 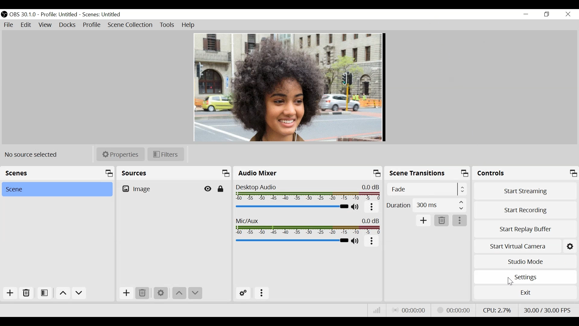 I want to click on Delete, so click(x=143, y=293).